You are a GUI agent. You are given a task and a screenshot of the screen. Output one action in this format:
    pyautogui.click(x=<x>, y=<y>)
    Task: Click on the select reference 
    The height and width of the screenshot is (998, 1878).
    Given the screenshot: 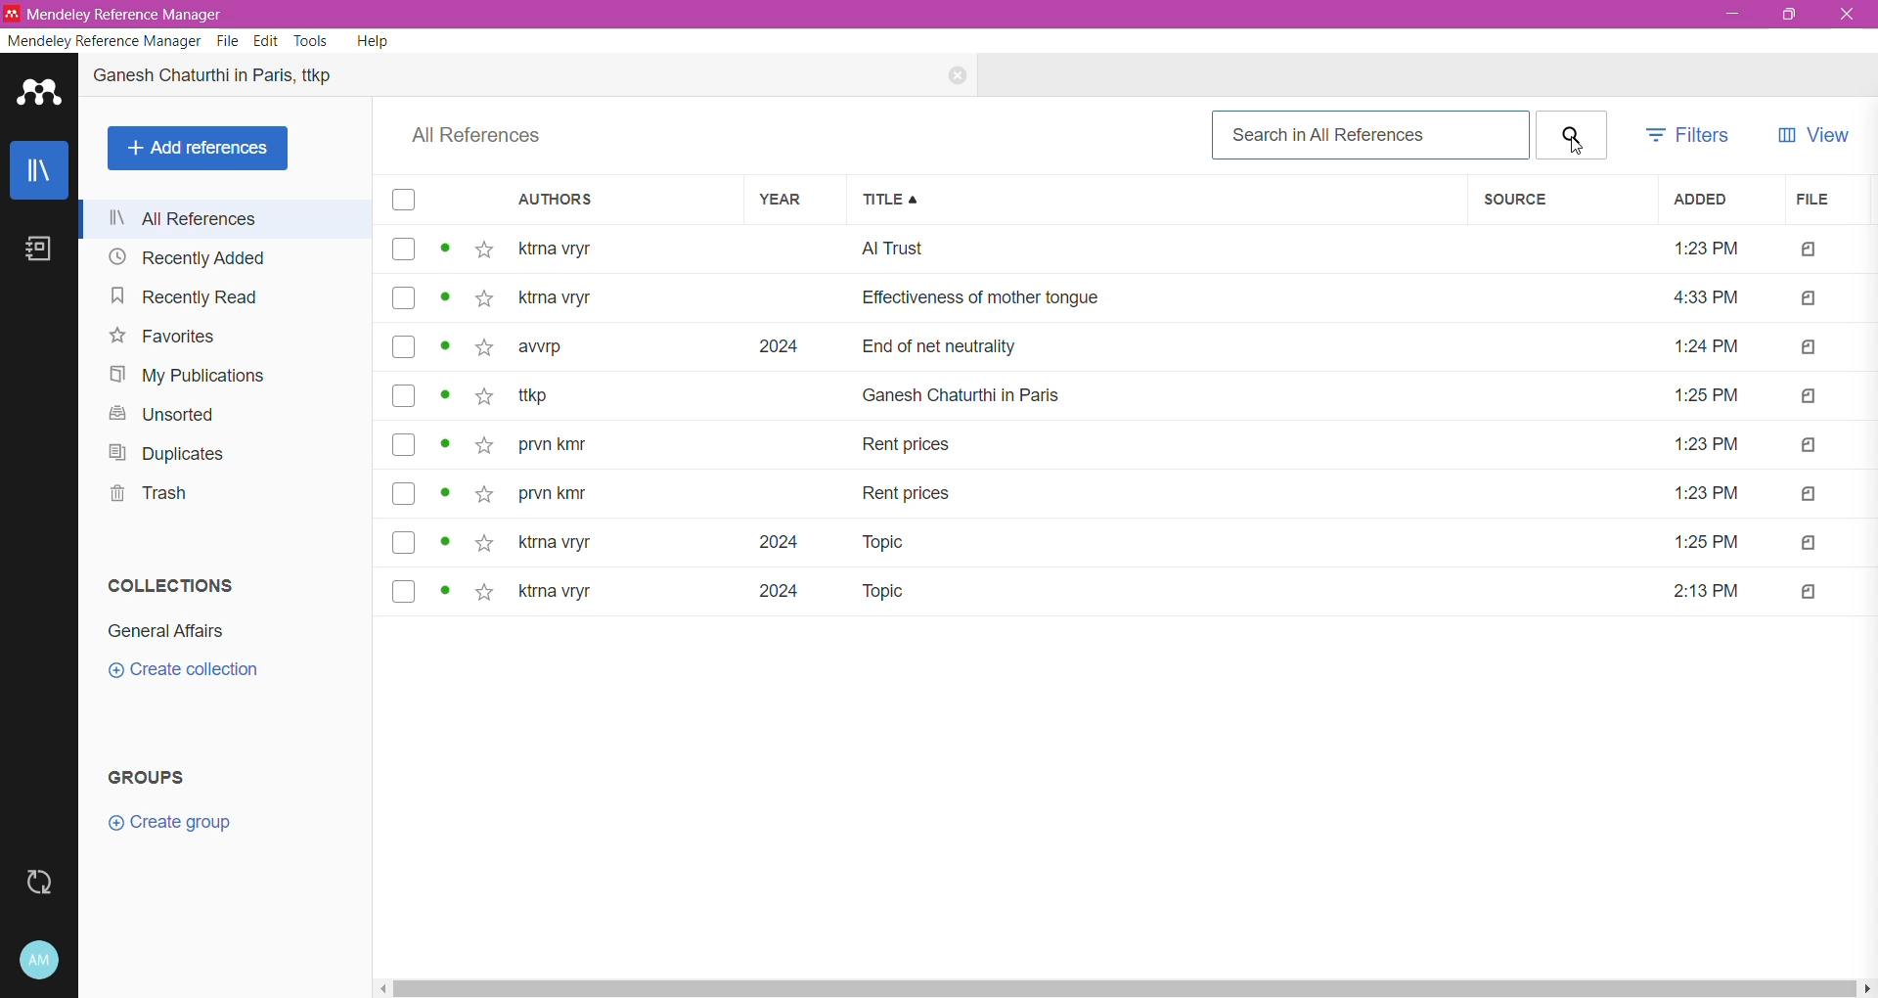 What is the action you would take?
    pyautogui.click(x=403, y=298)
    